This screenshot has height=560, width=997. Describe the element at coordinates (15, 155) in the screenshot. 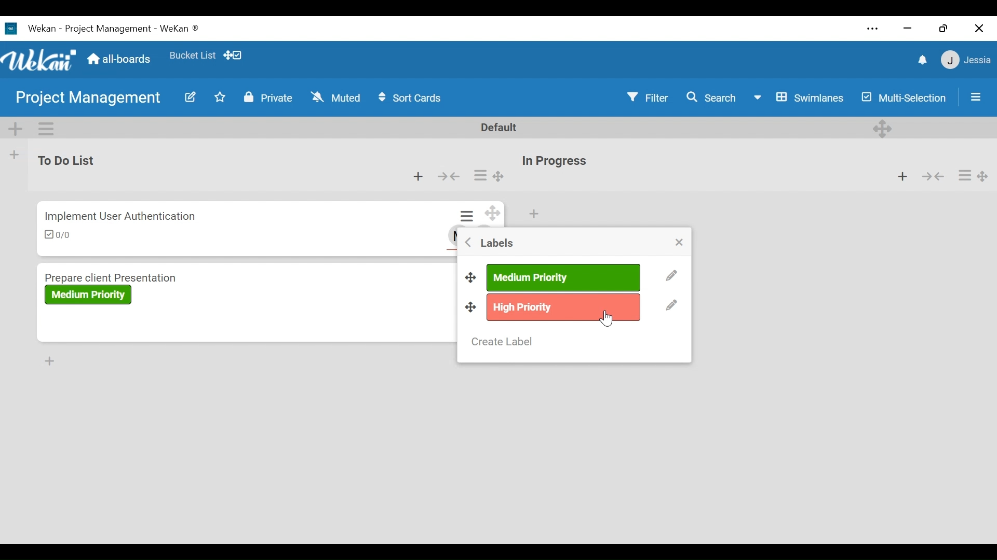

I see `Add list` at that location.